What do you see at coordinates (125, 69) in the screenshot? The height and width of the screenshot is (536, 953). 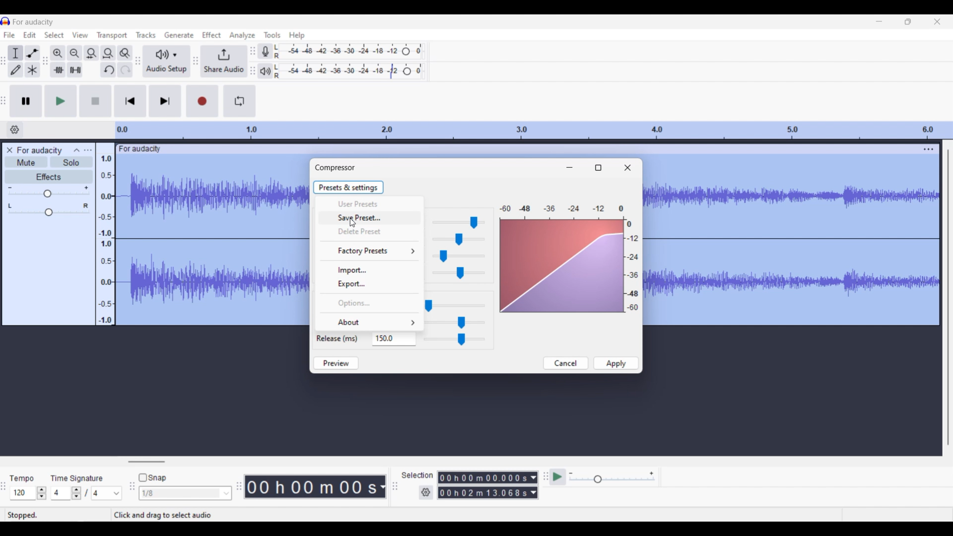 I see `Redo` at bounding box center [125, 69].